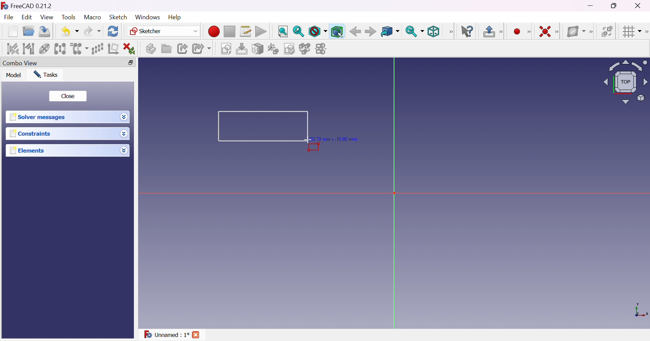 This screenshot has width=650, height=341. What do you see at coordinates (13, 48) in the screenshot?
I see `Select associated constraints` at bounding box center [13, 48].